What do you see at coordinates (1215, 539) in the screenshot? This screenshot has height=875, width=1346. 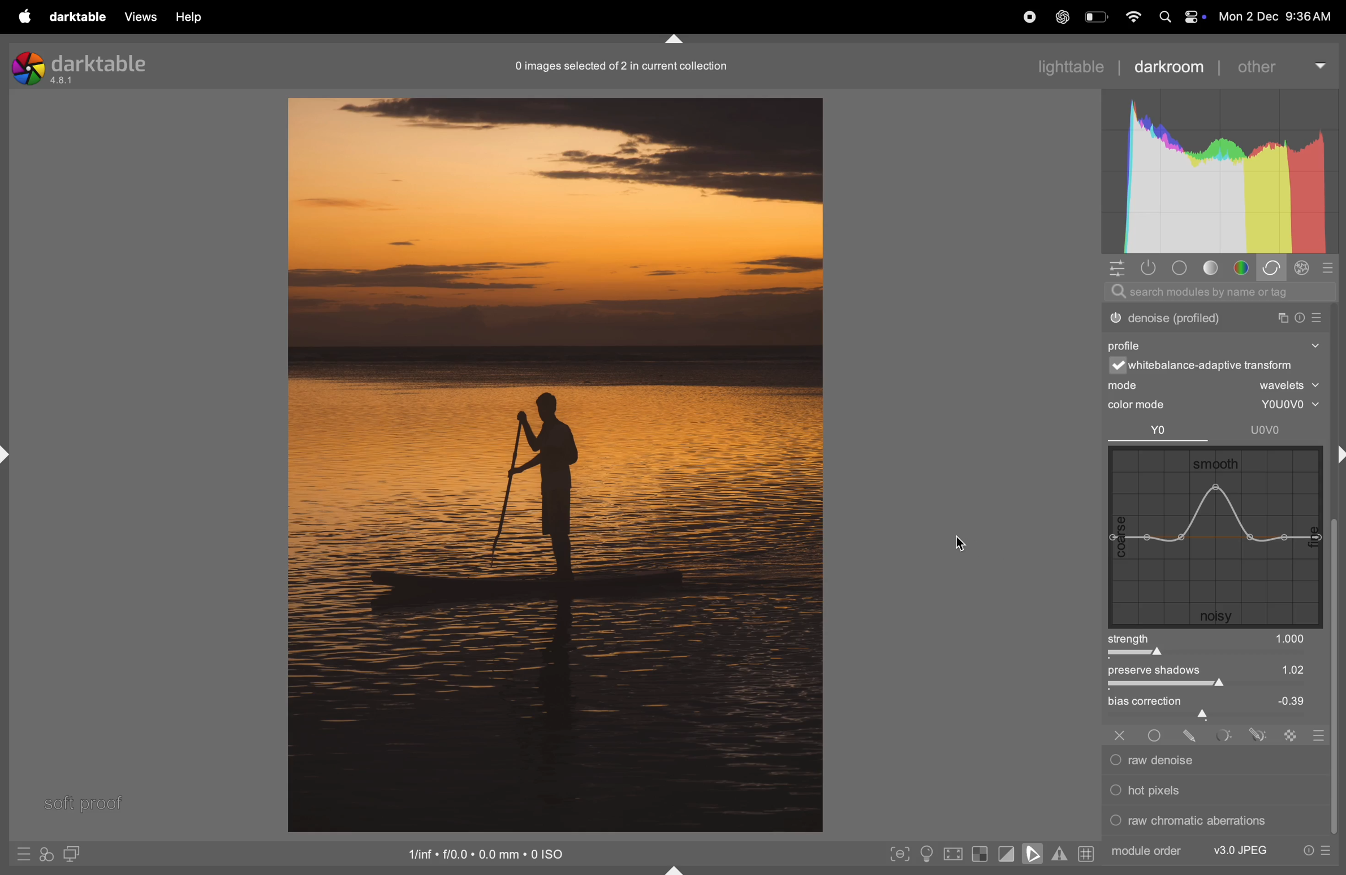 I see `noise graph` at bounding box center [1215, 539].